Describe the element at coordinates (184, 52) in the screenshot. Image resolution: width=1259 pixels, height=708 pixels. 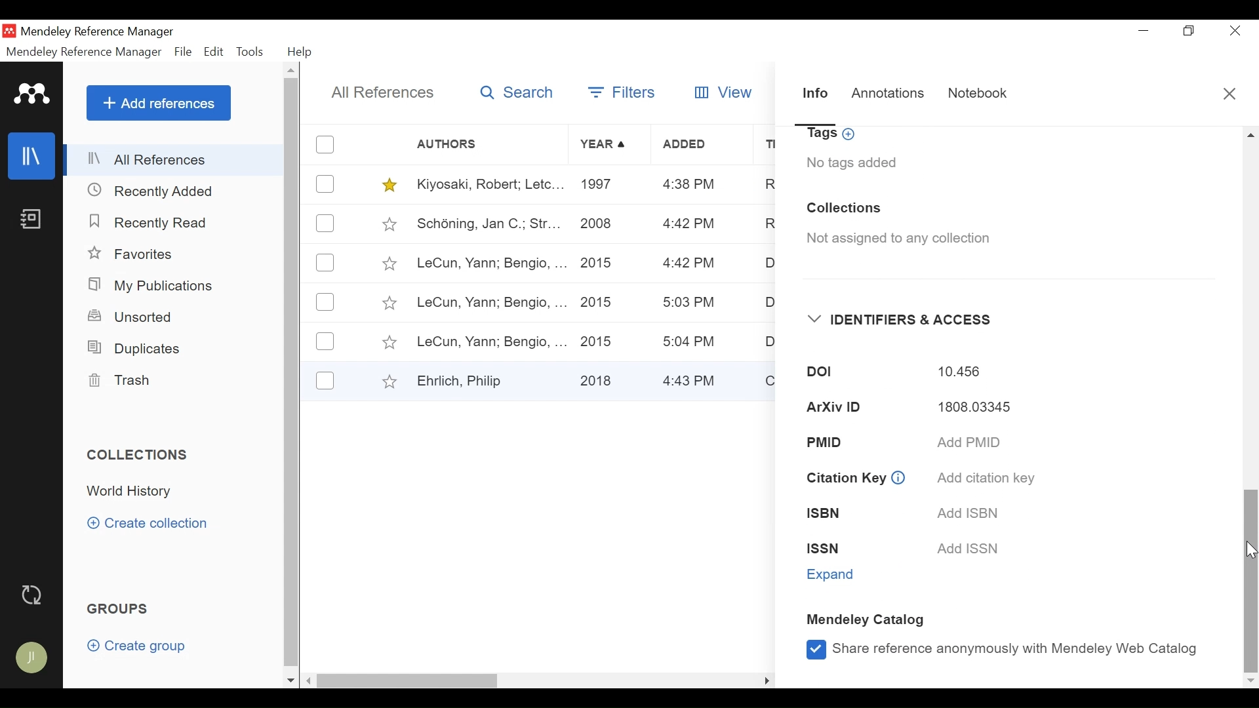
I see `File` at that location.